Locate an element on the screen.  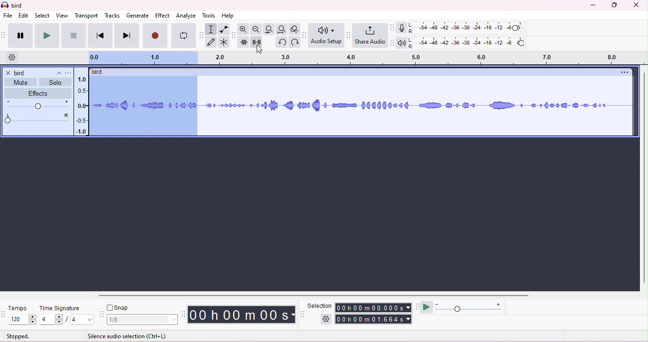
Audio setup is located at coordinates (327, 35).